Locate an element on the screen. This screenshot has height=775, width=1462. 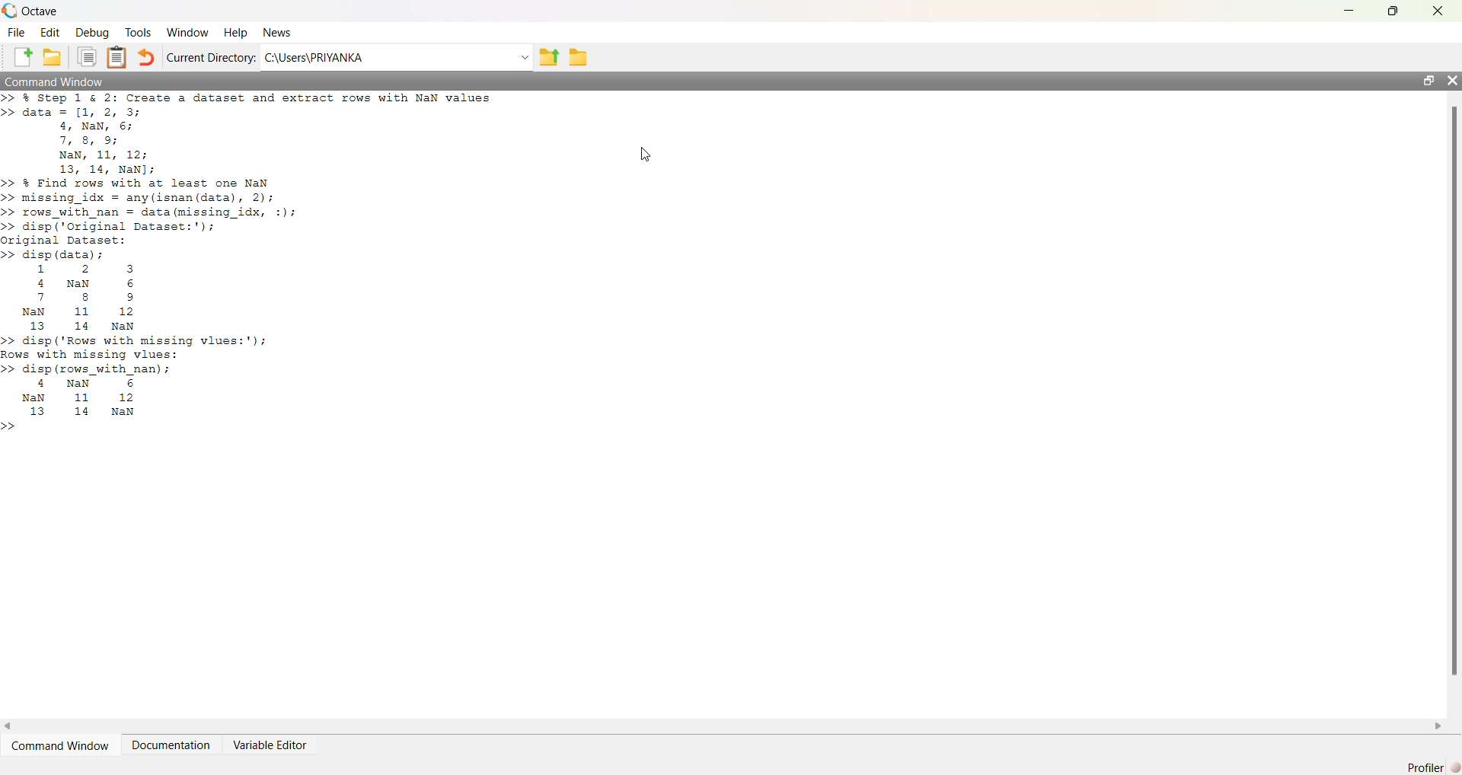
folder is located at coordinates (579, 58).